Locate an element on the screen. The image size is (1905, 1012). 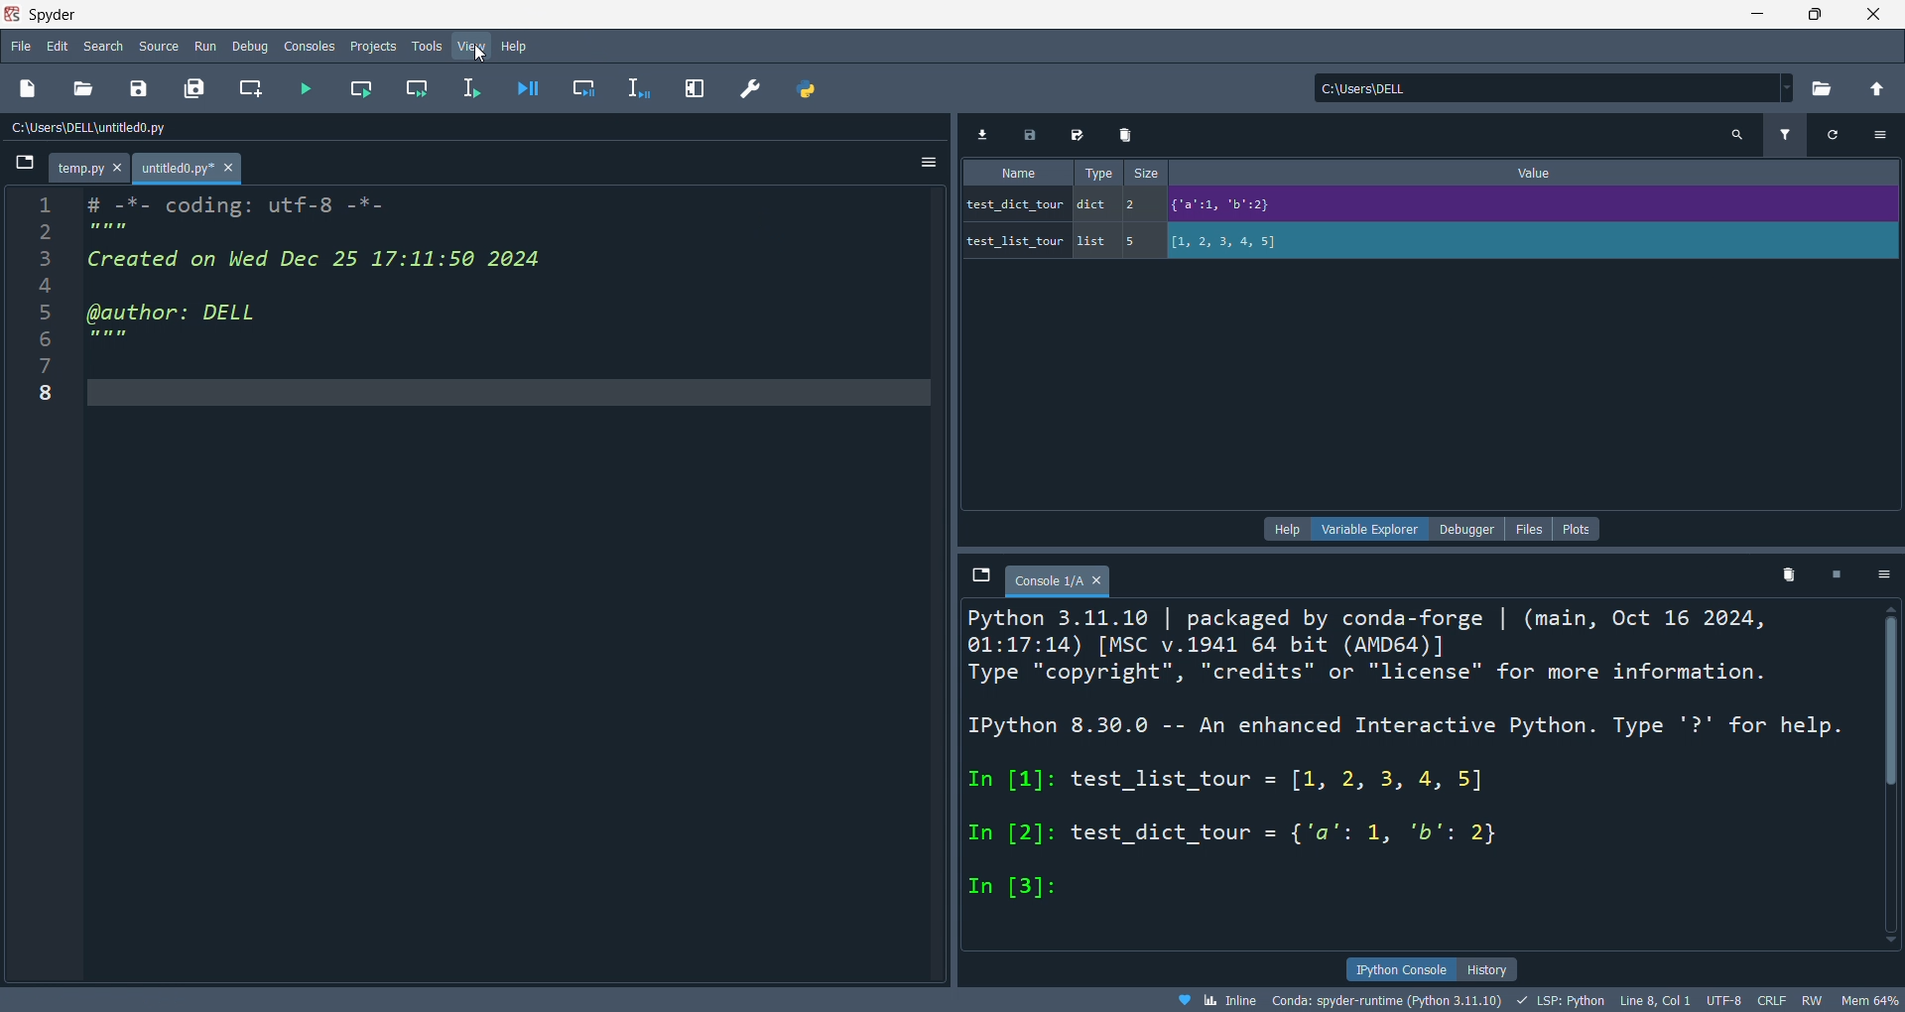
list is located at coordinates (1094, 242).